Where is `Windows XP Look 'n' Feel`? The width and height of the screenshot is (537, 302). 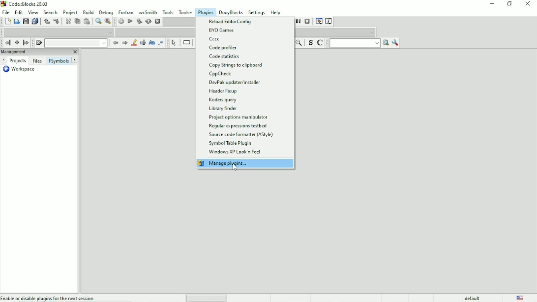
Windows XP Look 'n' Feel is located at coordinates (235, 152).